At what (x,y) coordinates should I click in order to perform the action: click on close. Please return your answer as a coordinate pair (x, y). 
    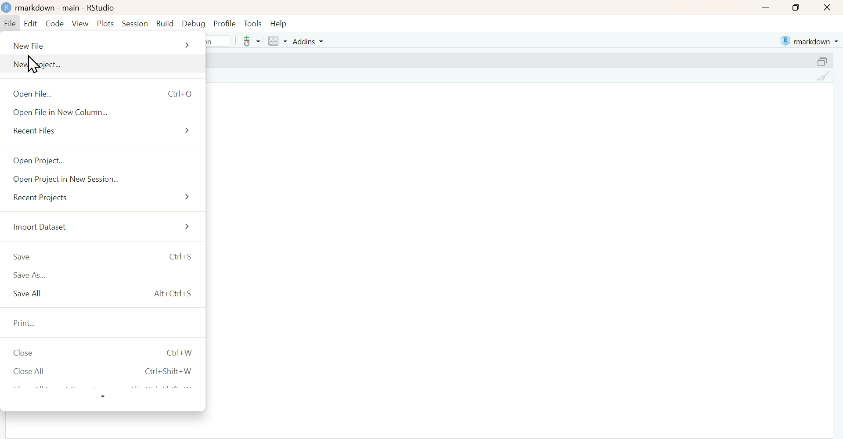
    Looking at the image, I should click on (104, 353).